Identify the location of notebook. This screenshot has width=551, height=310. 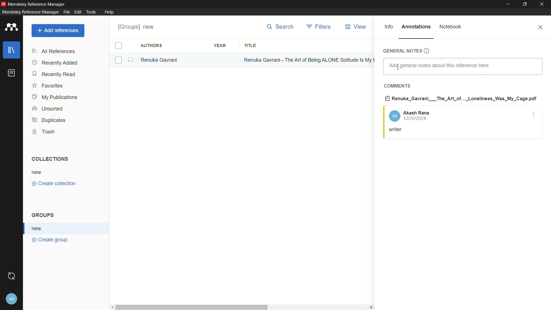
(451, 26).